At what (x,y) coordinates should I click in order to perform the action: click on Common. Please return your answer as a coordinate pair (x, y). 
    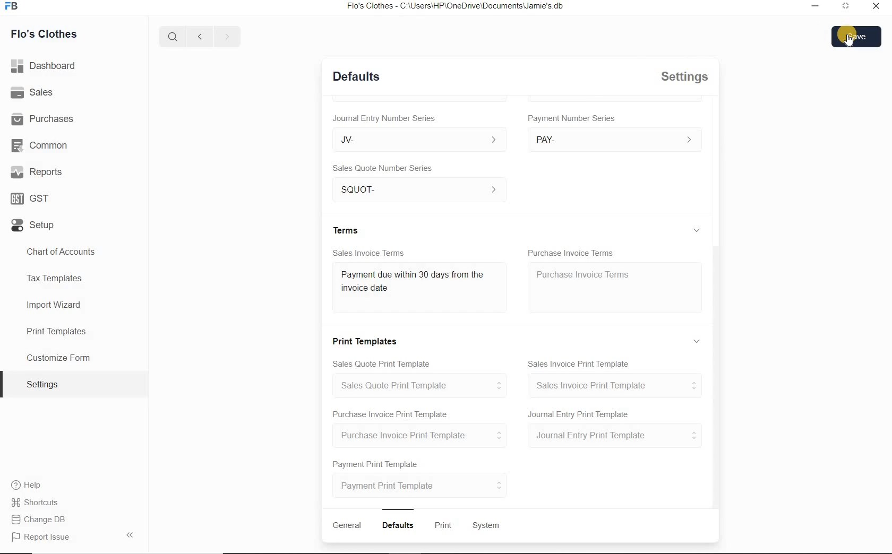
    Looking at the image, I should click on (39, 145).